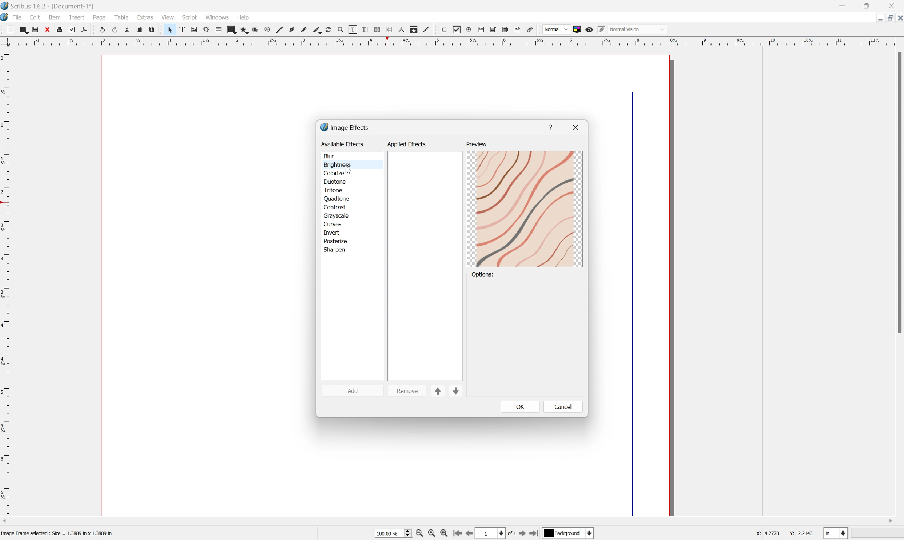 Image resolution: width=904 pixels, height=540 pixels. Describe the element at coordinates (531, 28) in the screenshot. I see `Link annotation` at that location.